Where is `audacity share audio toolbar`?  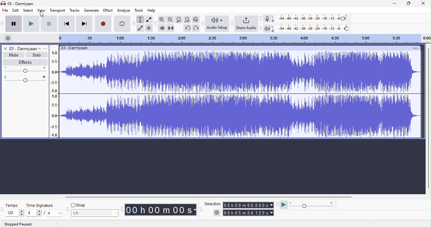 audacity share audio toolbar is located at coordinates (232, 23).